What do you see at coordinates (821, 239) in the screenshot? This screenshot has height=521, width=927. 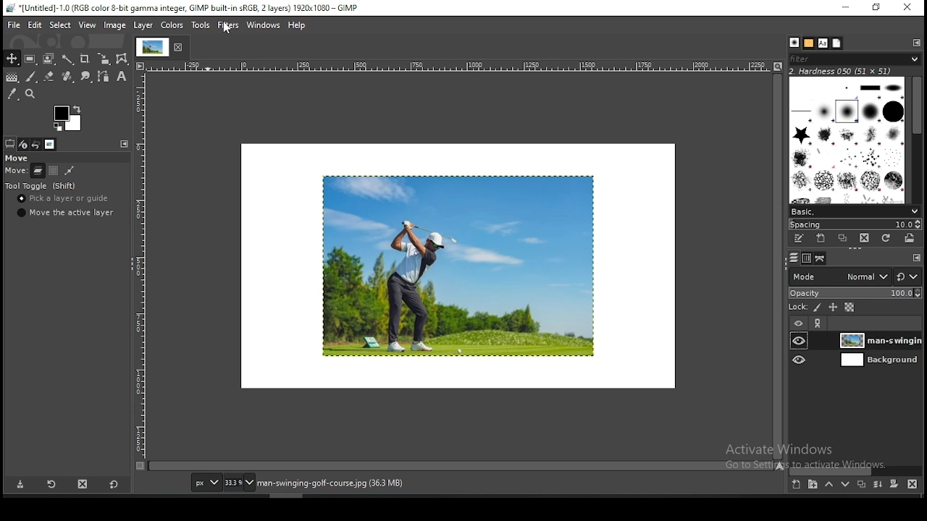 I see `create a new brush` at bounding box center [821, 239].